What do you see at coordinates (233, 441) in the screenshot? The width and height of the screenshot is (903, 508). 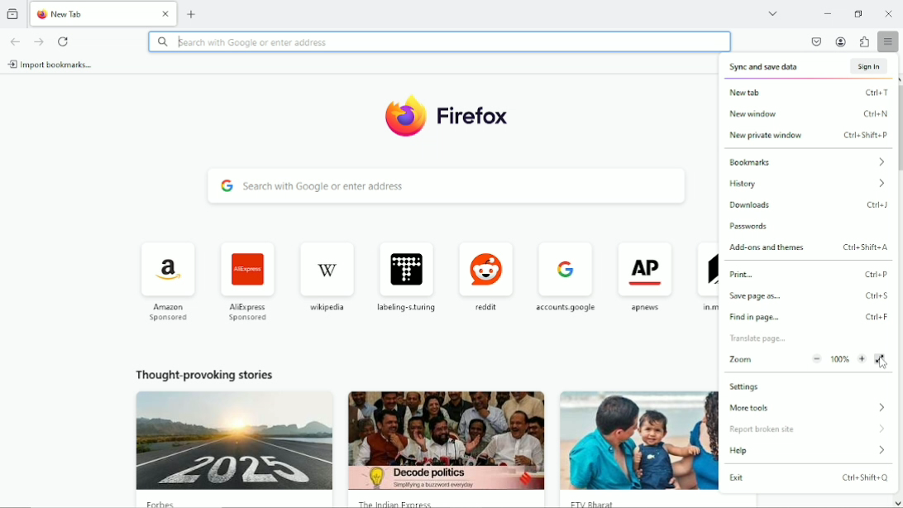 I see `image` at bounding box center [233, 441].